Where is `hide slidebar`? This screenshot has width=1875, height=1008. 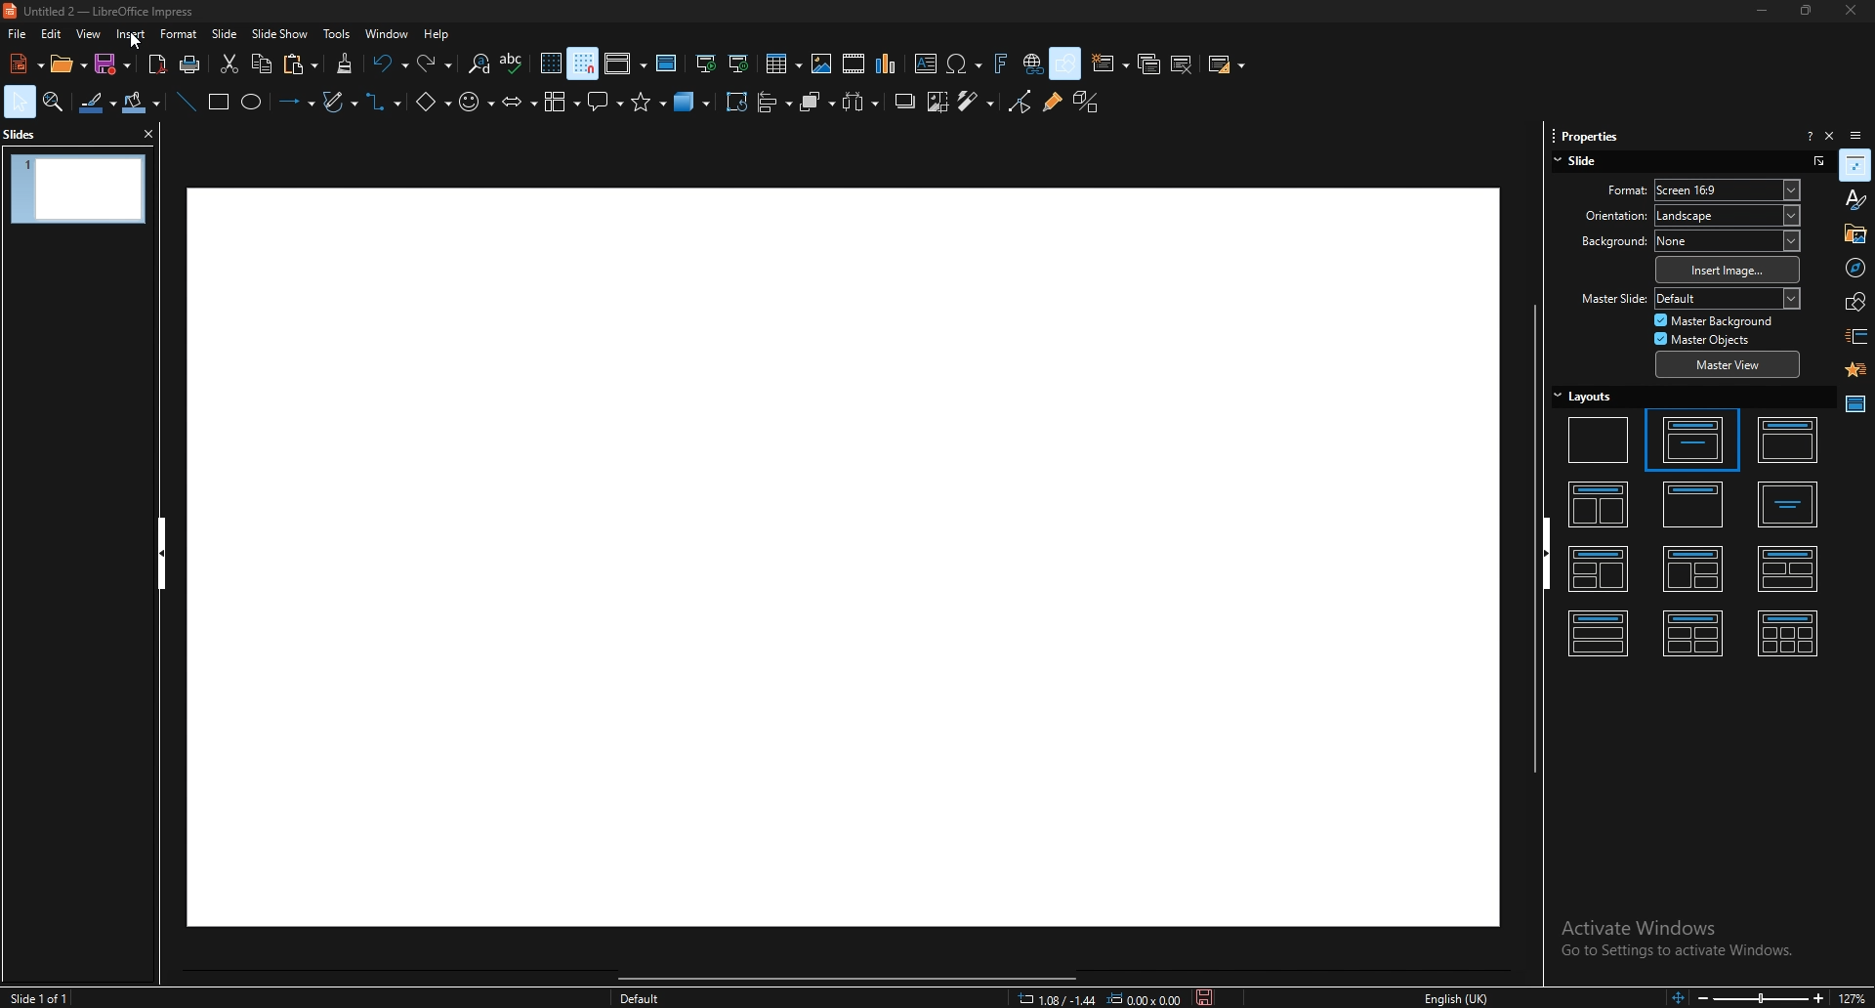 hide slidebar is located at coordinates (1554, 555).